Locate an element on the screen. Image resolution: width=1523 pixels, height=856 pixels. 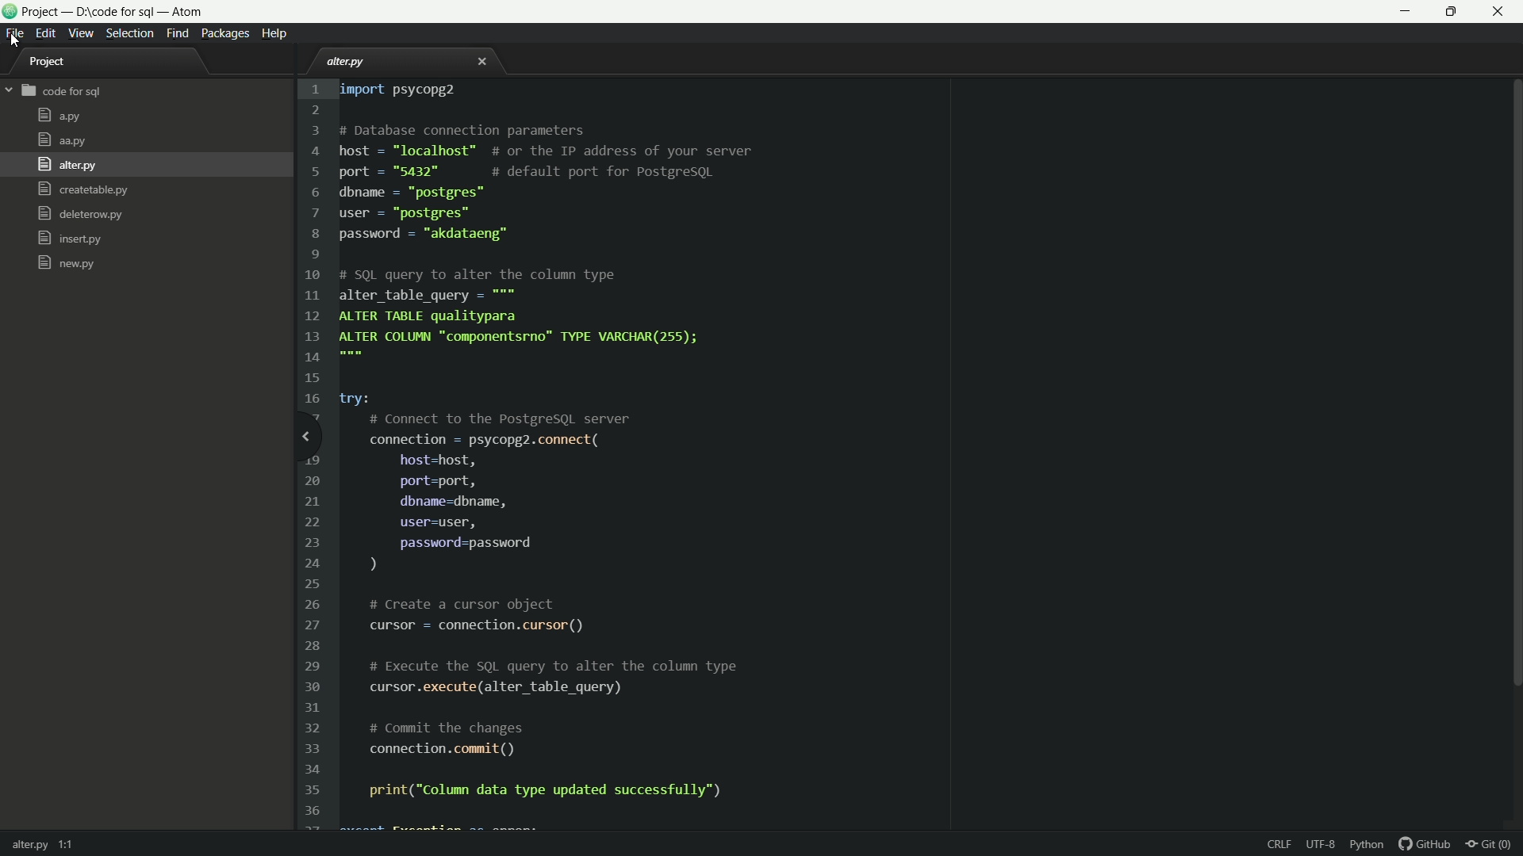
a.py file is located at coordinates (59, 117).